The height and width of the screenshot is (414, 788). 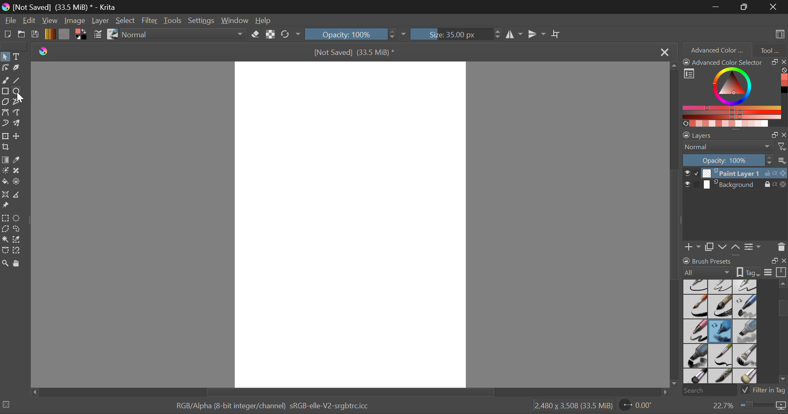 I want to click on Layer Settings, so click(x=735, y=133).